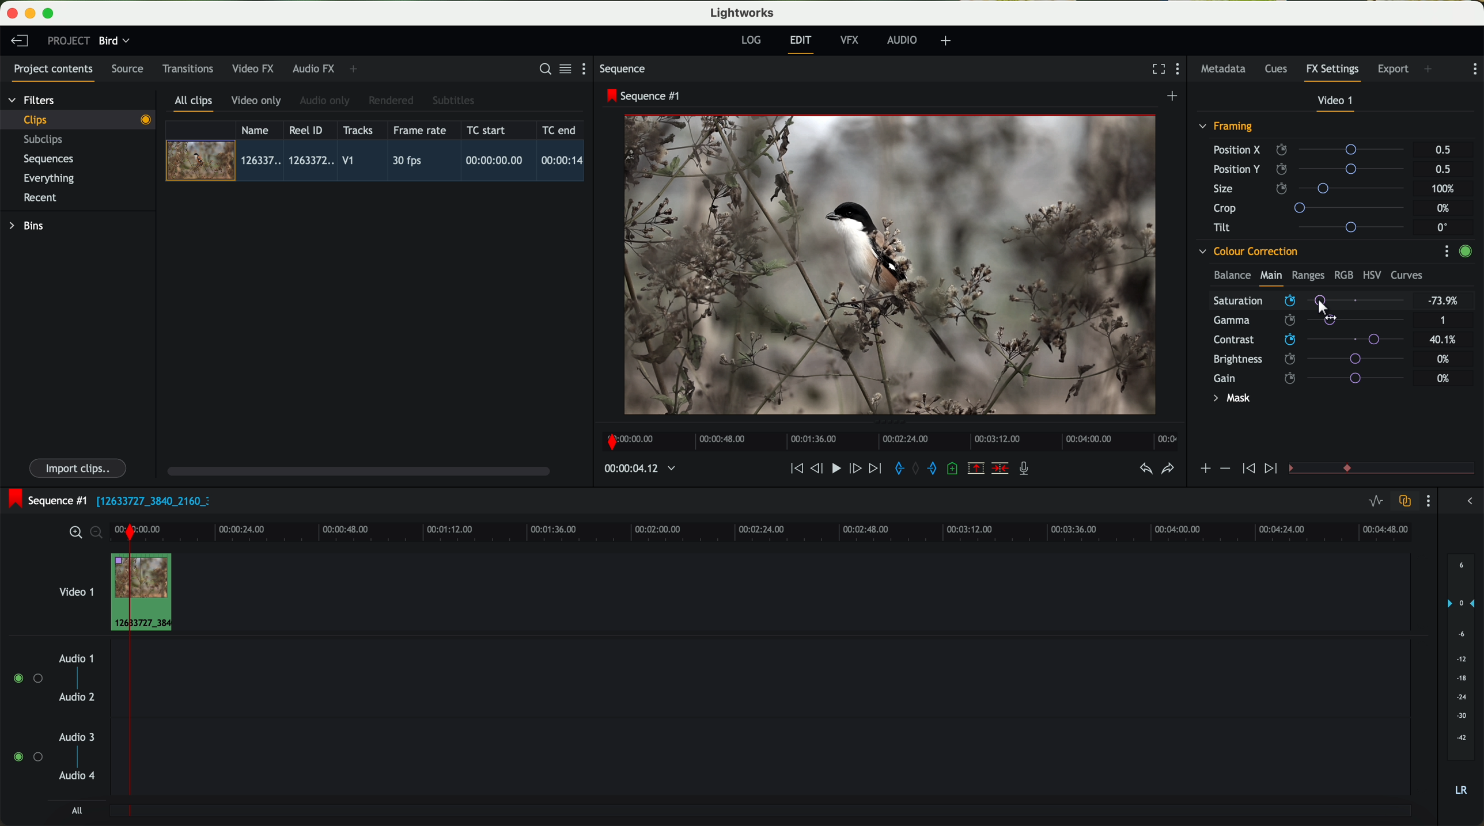 The image size is (1484, 826). I want to click on rewind, so click(796, 469).